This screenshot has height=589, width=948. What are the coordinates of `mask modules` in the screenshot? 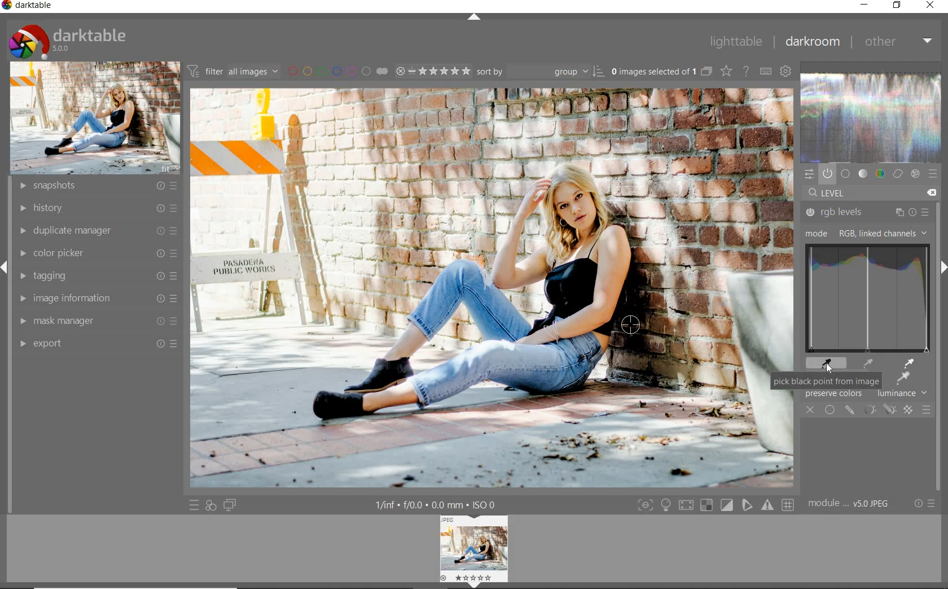 It's located at (877, 410).